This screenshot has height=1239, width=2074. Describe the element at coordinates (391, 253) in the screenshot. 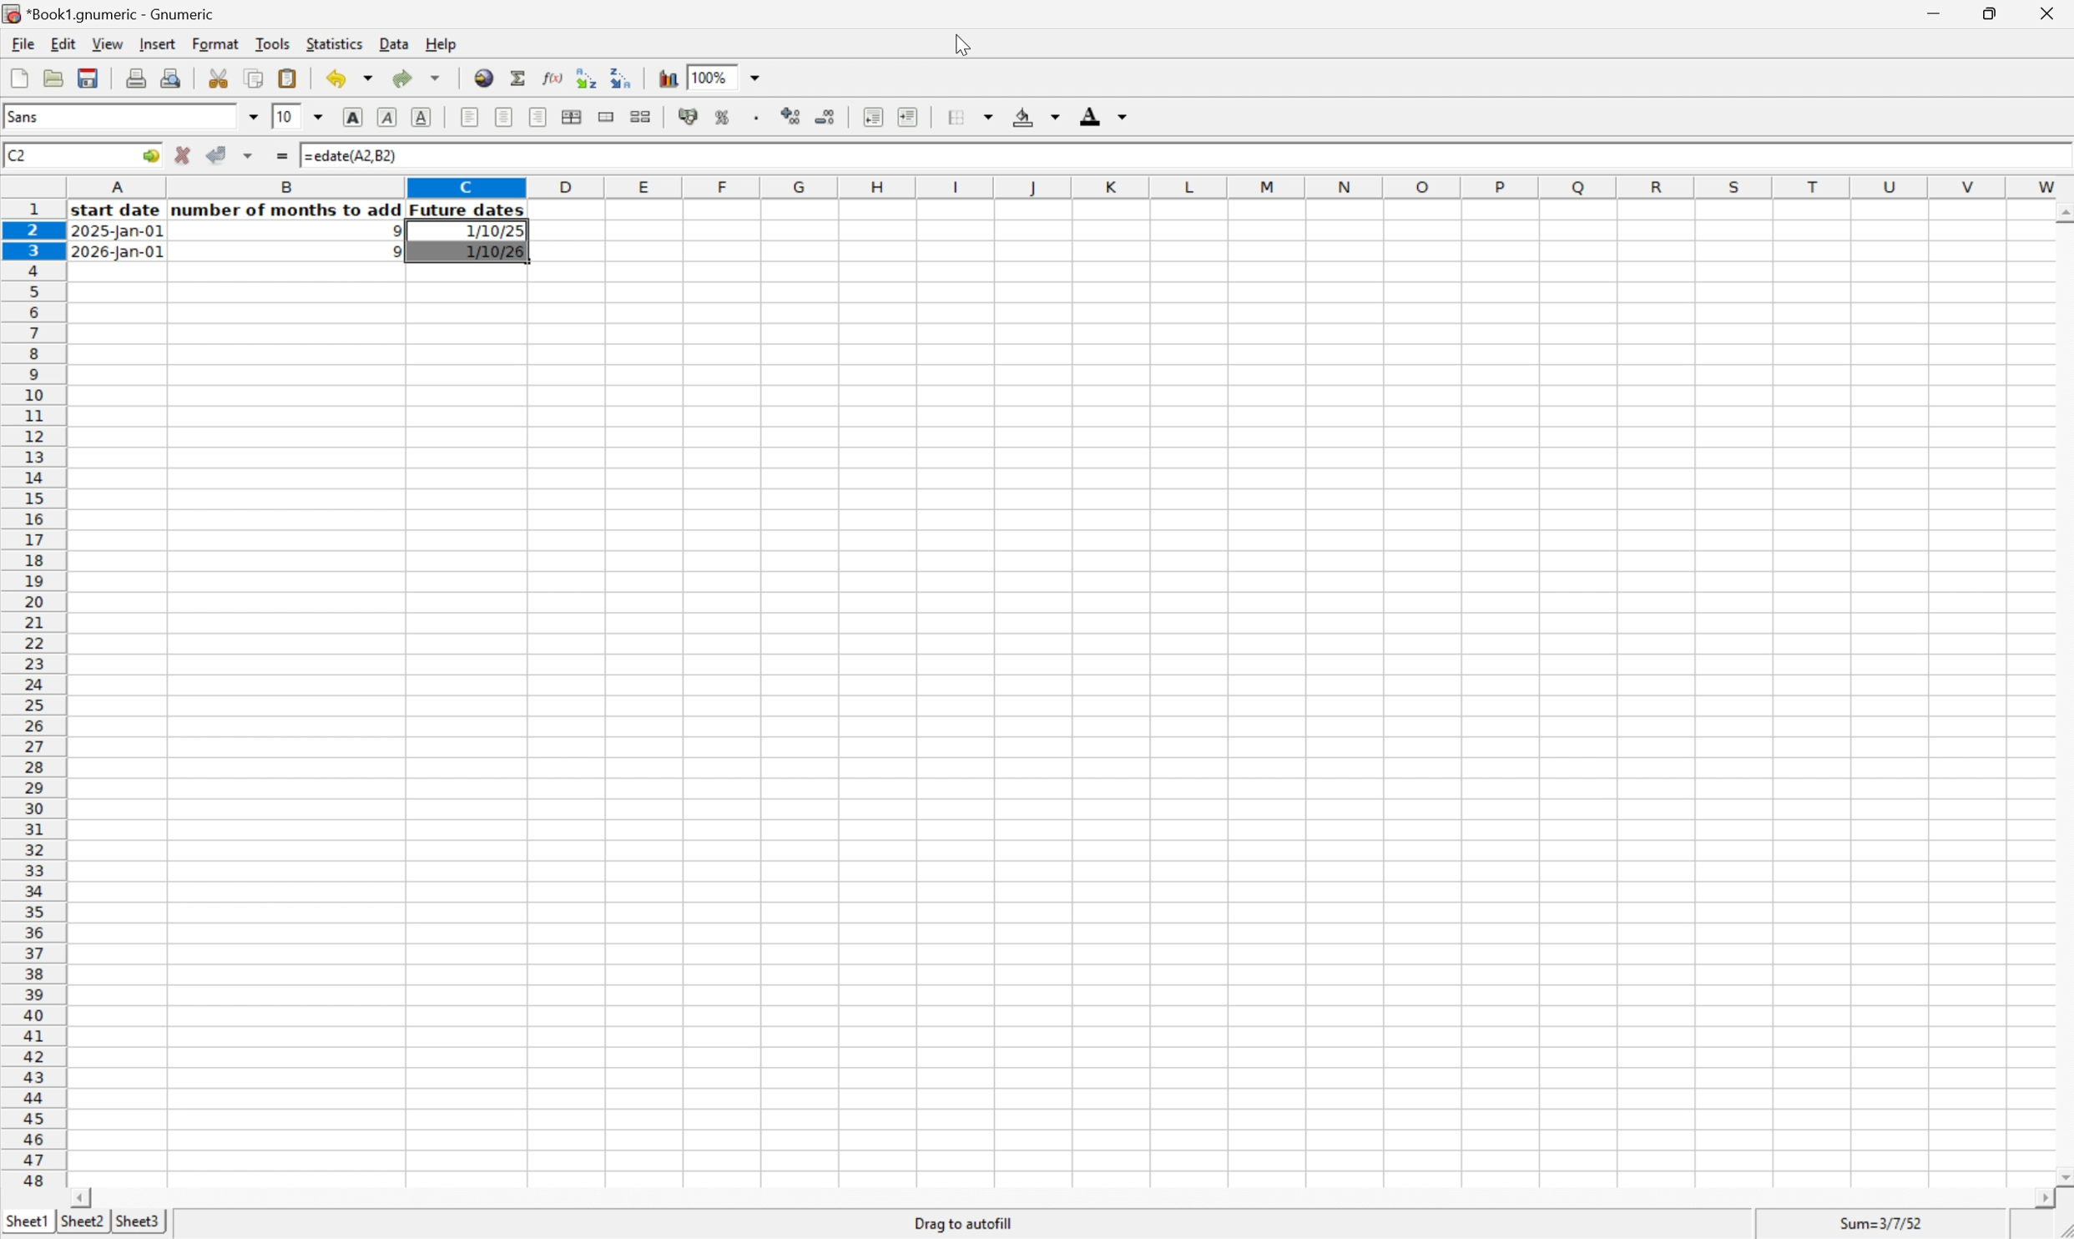

I see `9` at that location.